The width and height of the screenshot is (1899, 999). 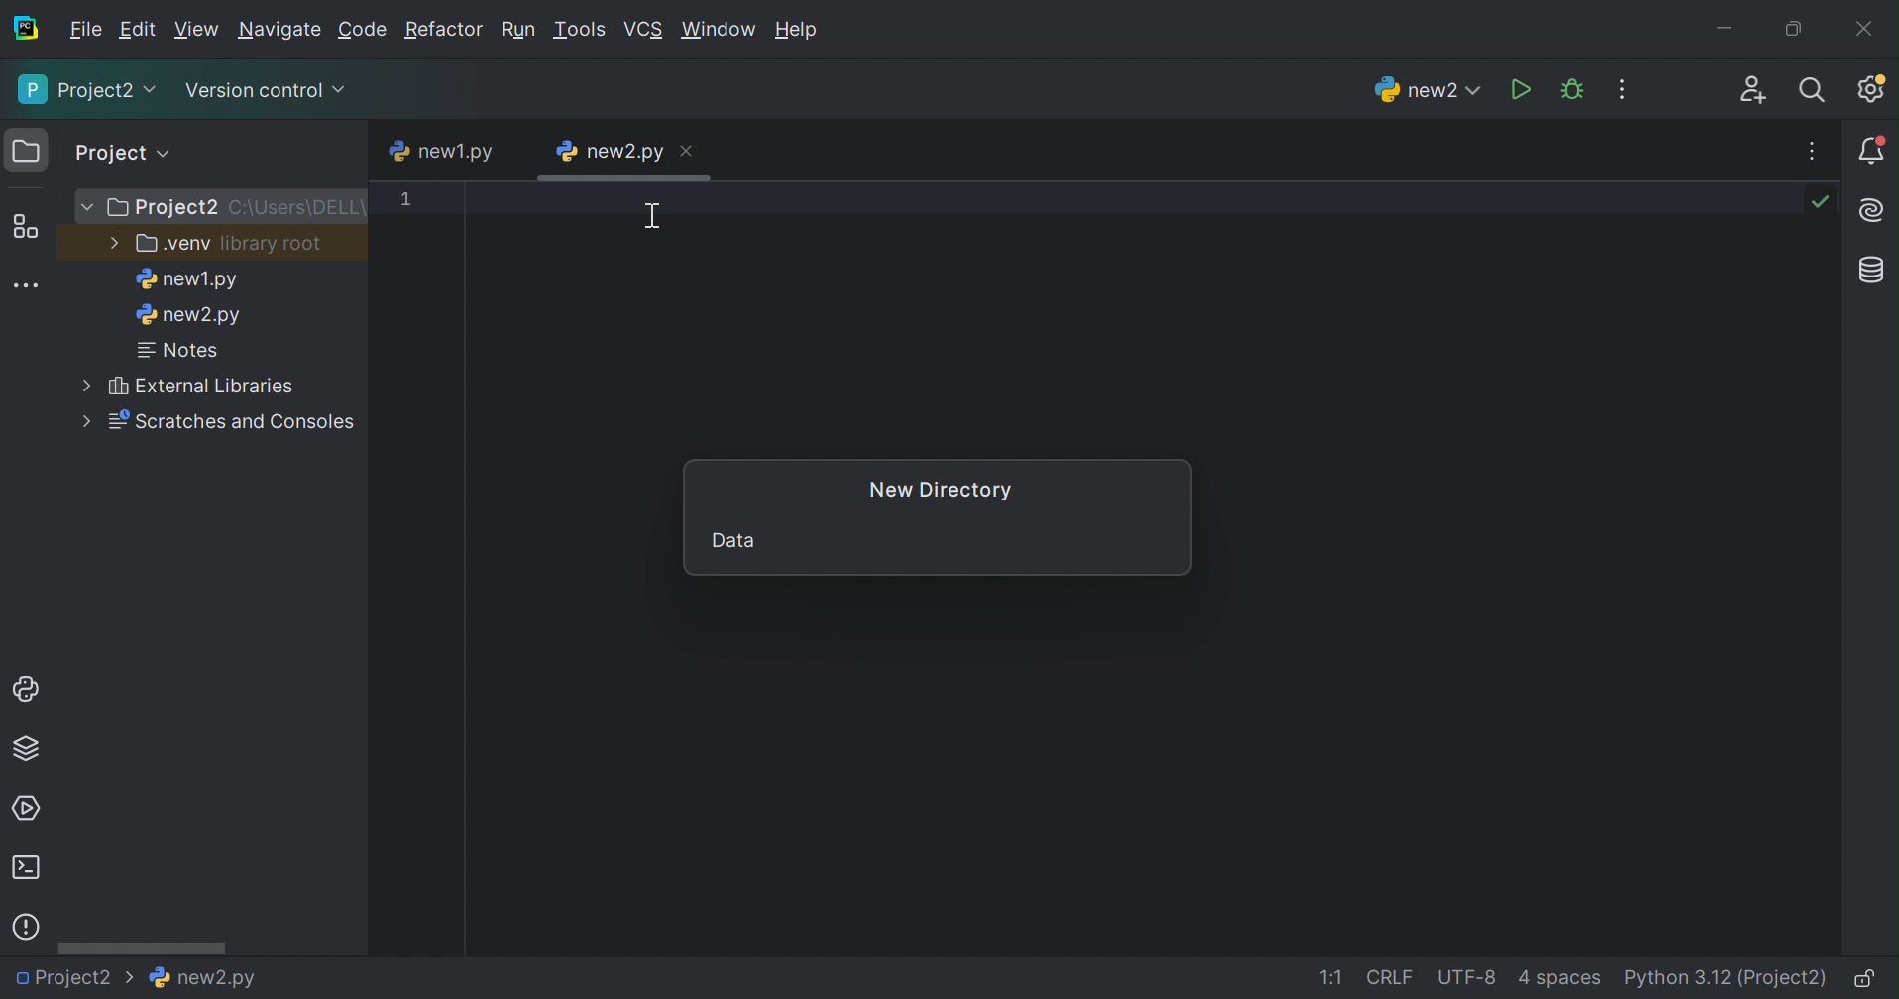 I want to click on 4 spaces, so click(x=1563, y=979).